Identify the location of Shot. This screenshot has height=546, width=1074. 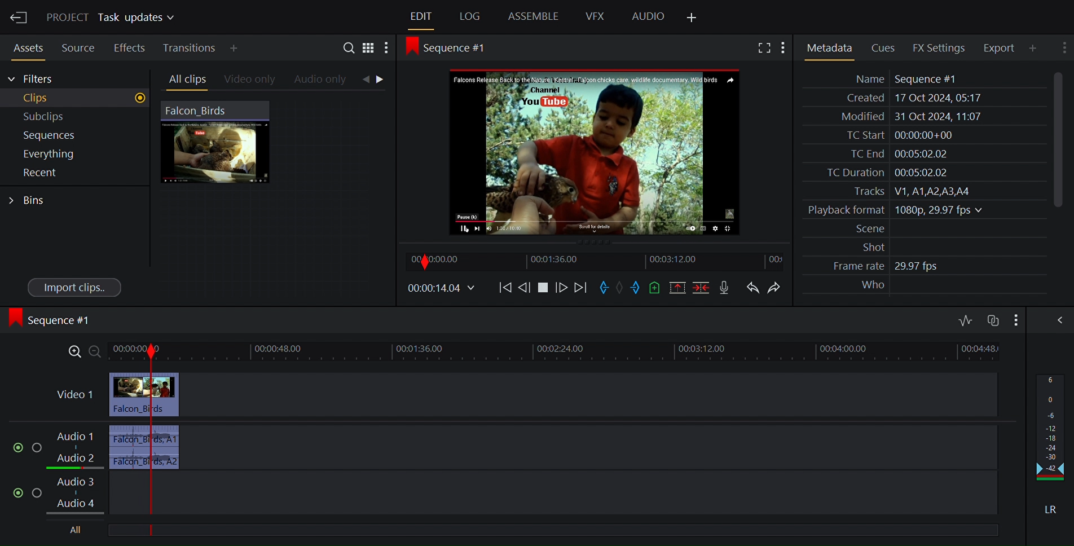
(866, 247).